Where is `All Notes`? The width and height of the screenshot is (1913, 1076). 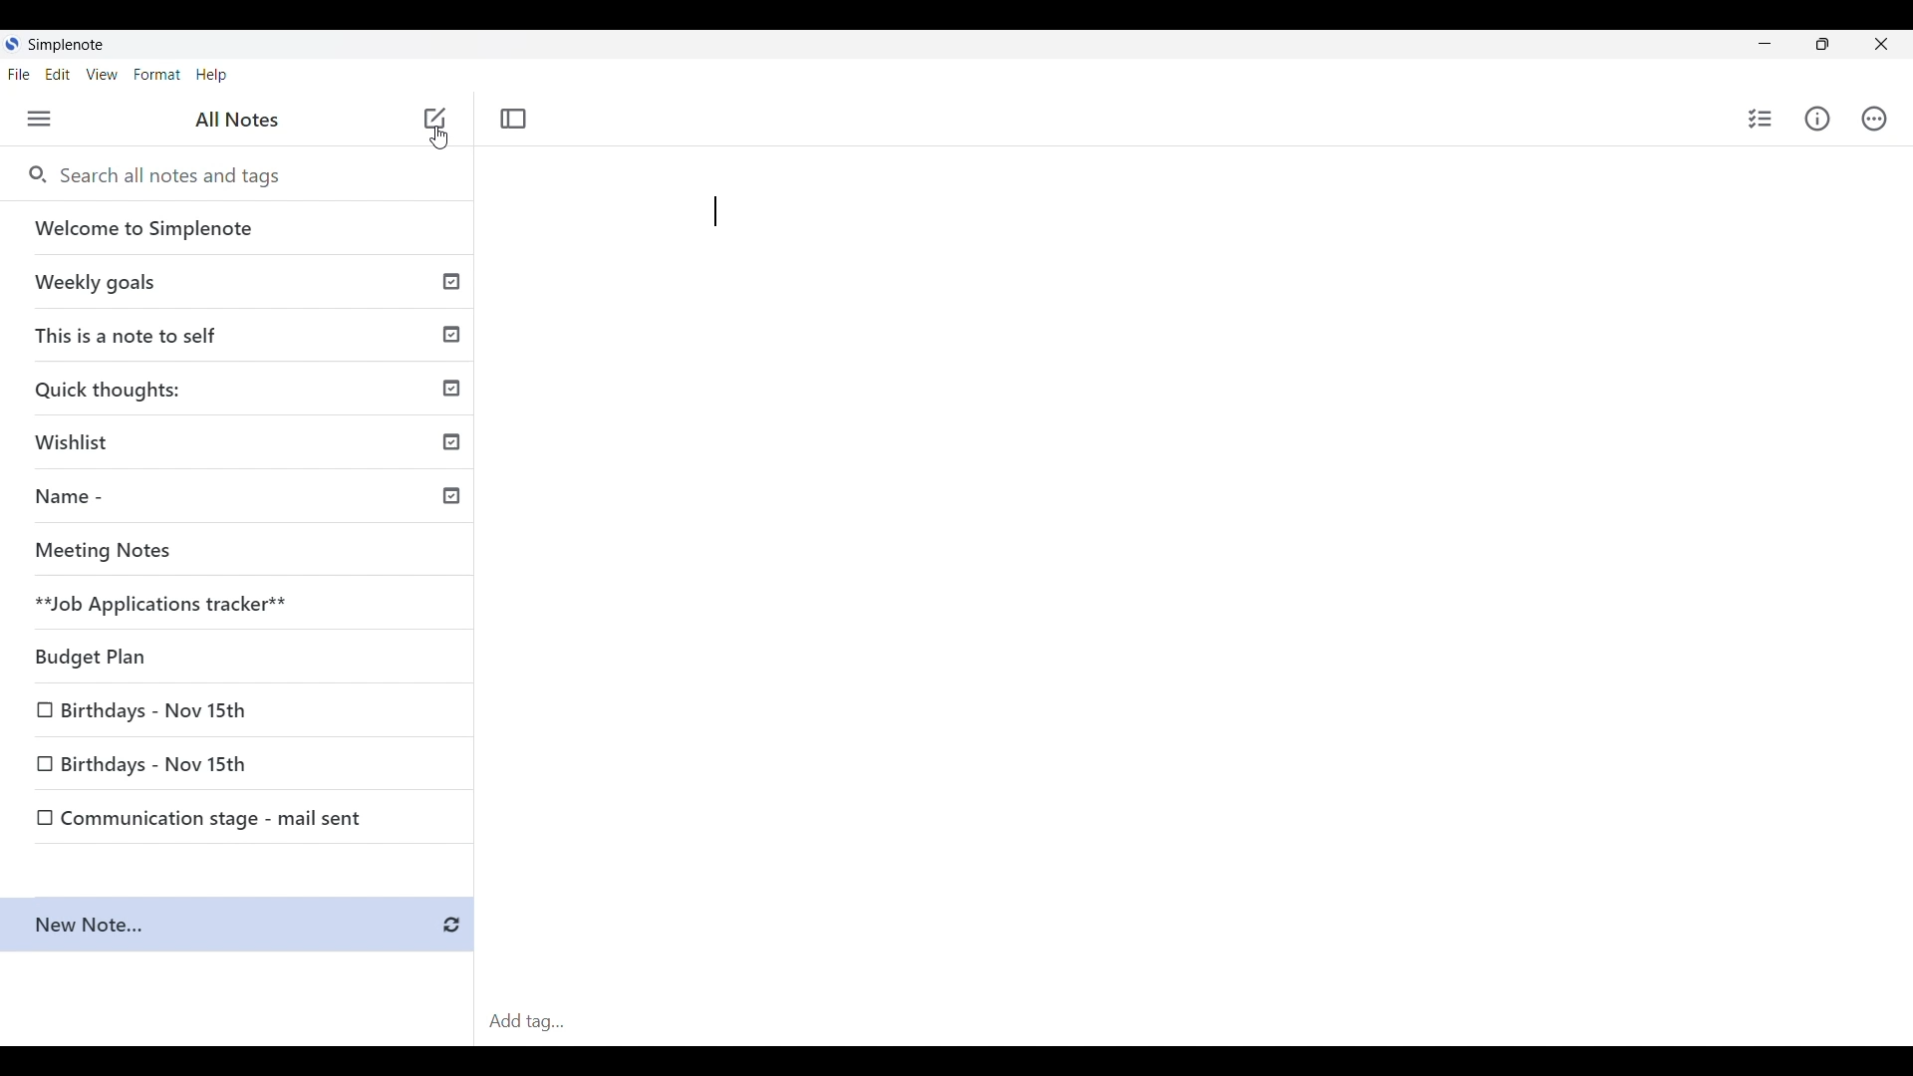
All Notes is located at coordinates (237, 121).